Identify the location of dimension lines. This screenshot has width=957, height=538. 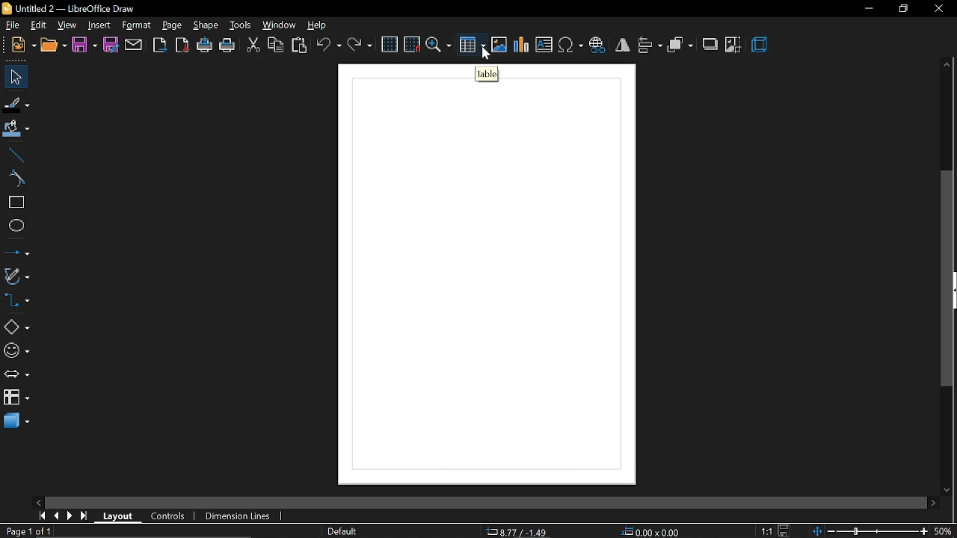
(240, 515).